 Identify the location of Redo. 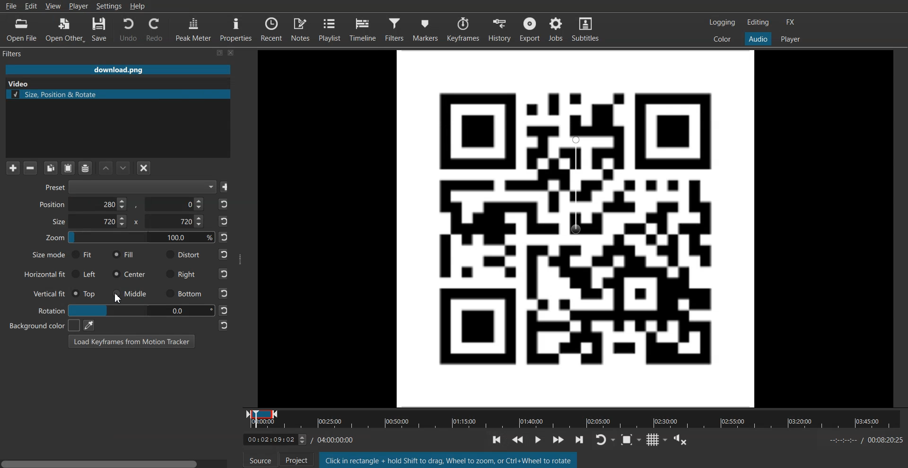
(155, 30).